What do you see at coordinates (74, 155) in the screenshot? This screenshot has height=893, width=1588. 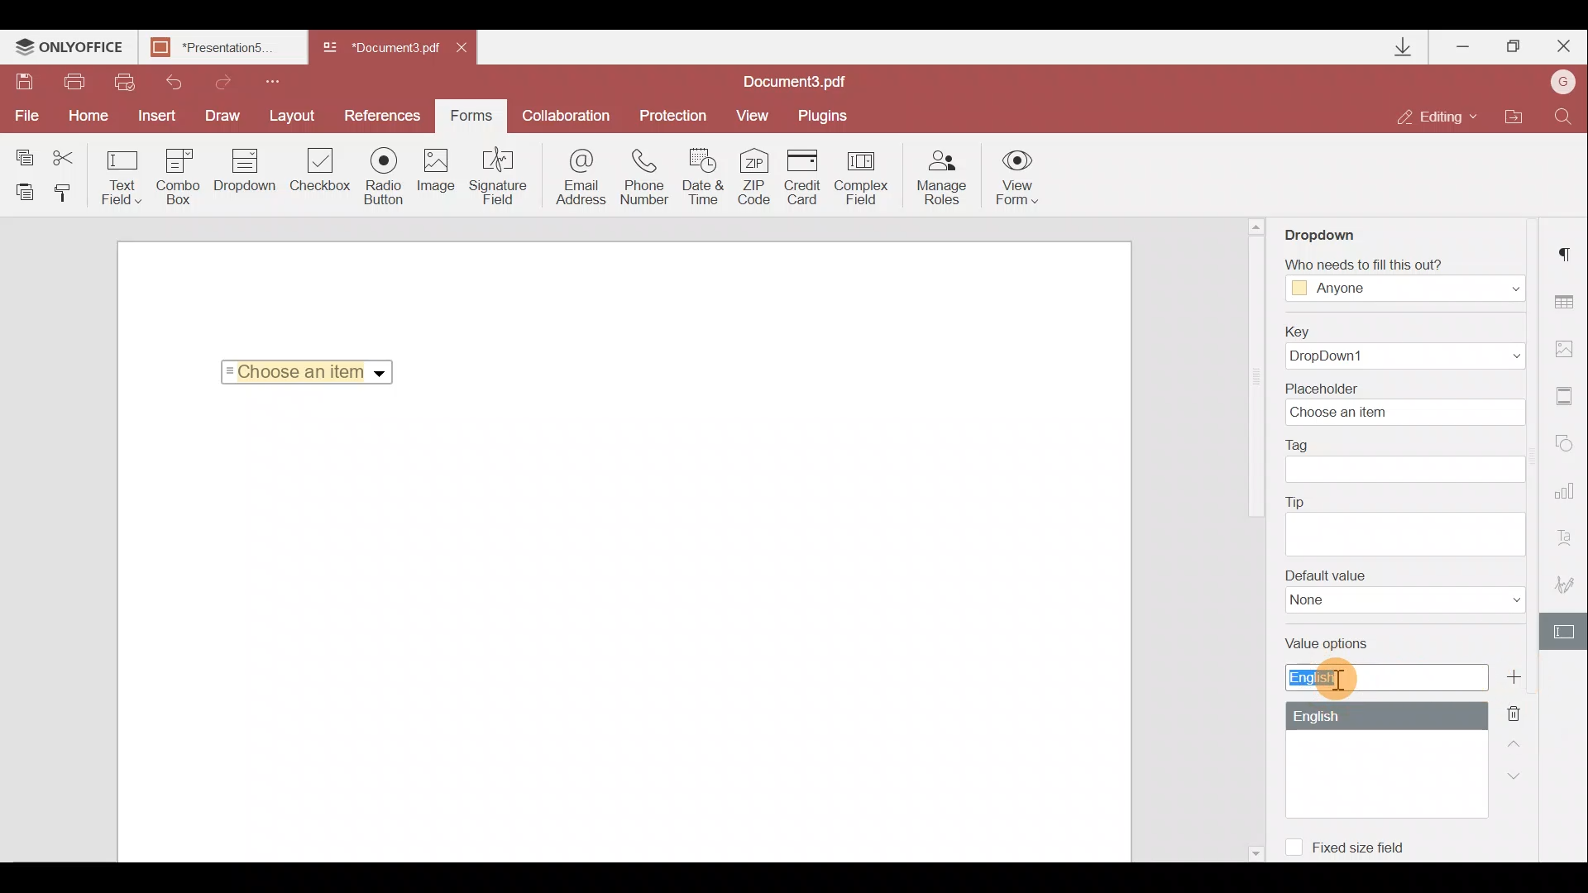 I see `Cut` at bounding box center [74, 155].